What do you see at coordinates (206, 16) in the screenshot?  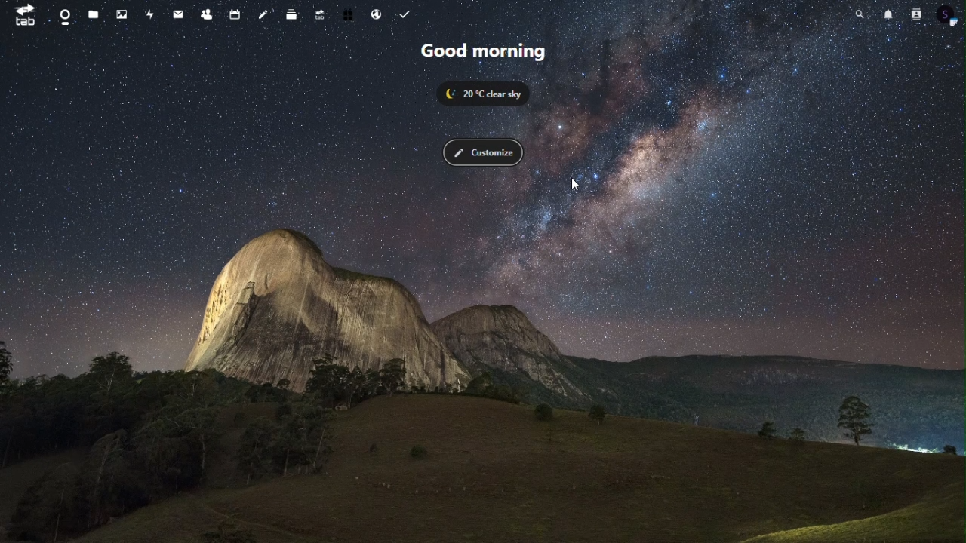 I see `contacts` at bounding box center [206, 16].